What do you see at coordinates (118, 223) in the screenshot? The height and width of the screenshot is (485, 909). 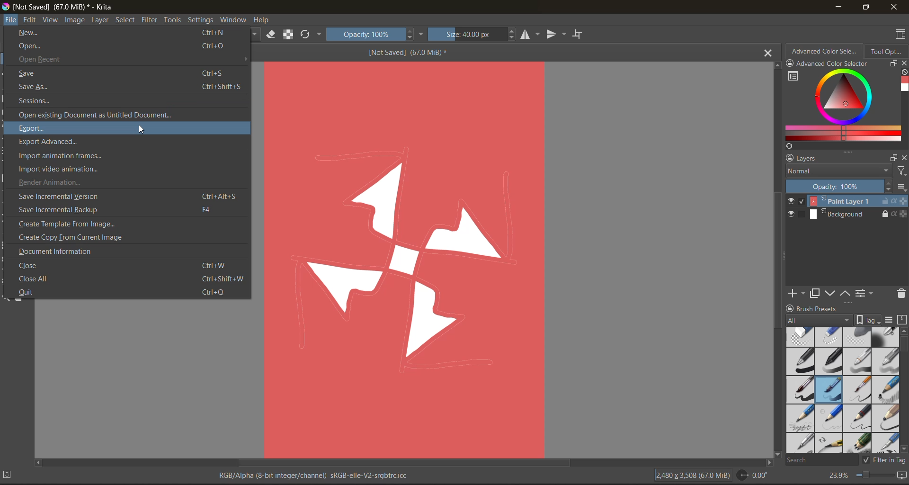 I see `create template from image` at bounding box center [118, 223].